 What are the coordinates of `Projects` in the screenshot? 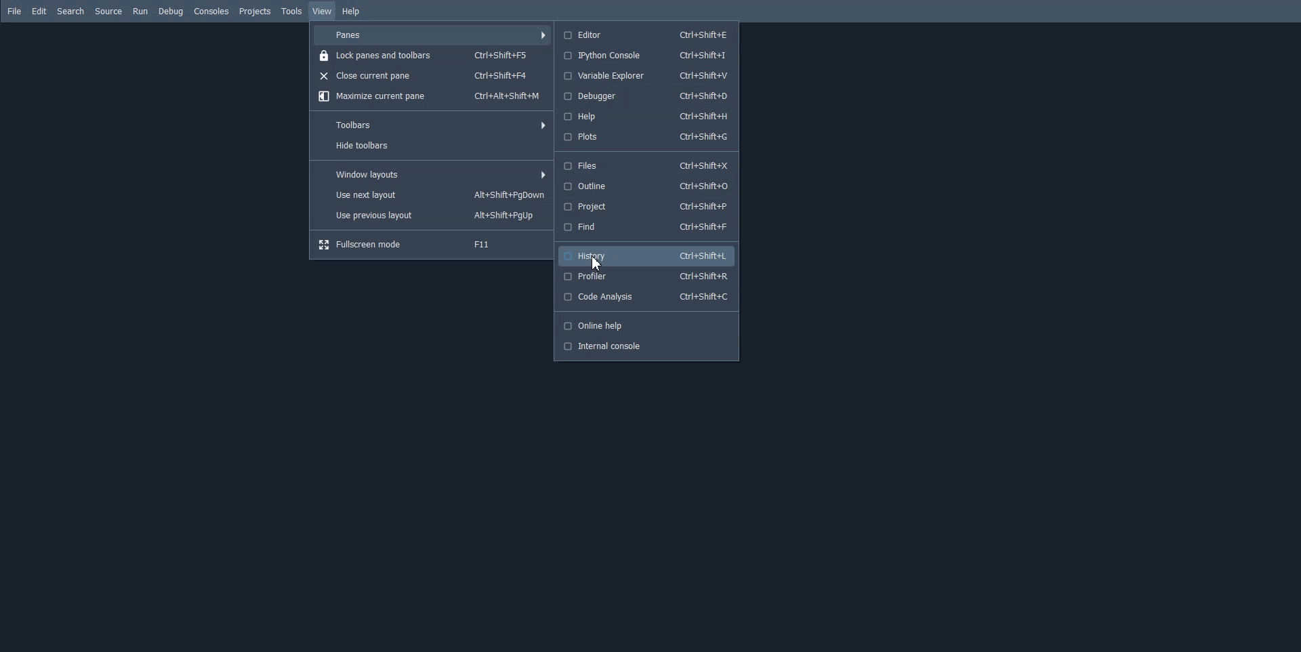 It's located at (254, 12).